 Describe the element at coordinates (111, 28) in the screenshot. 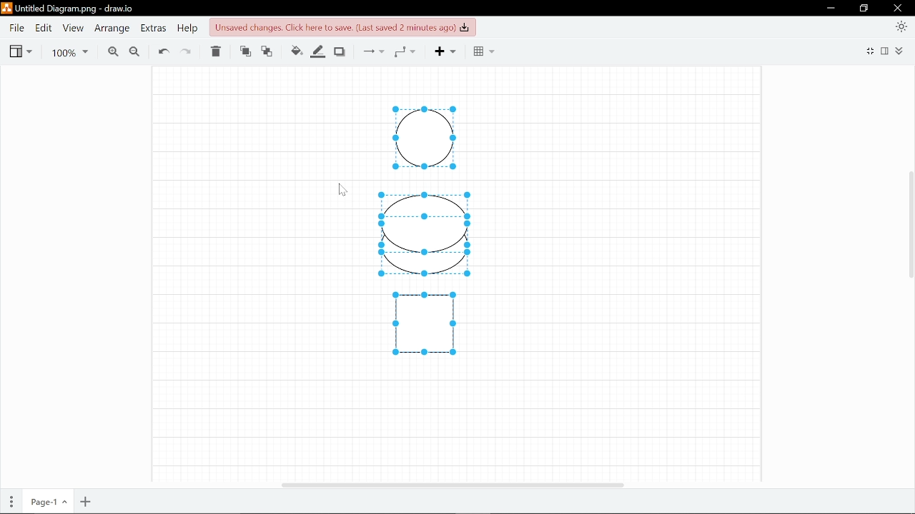

I see `Arrange` at that location.